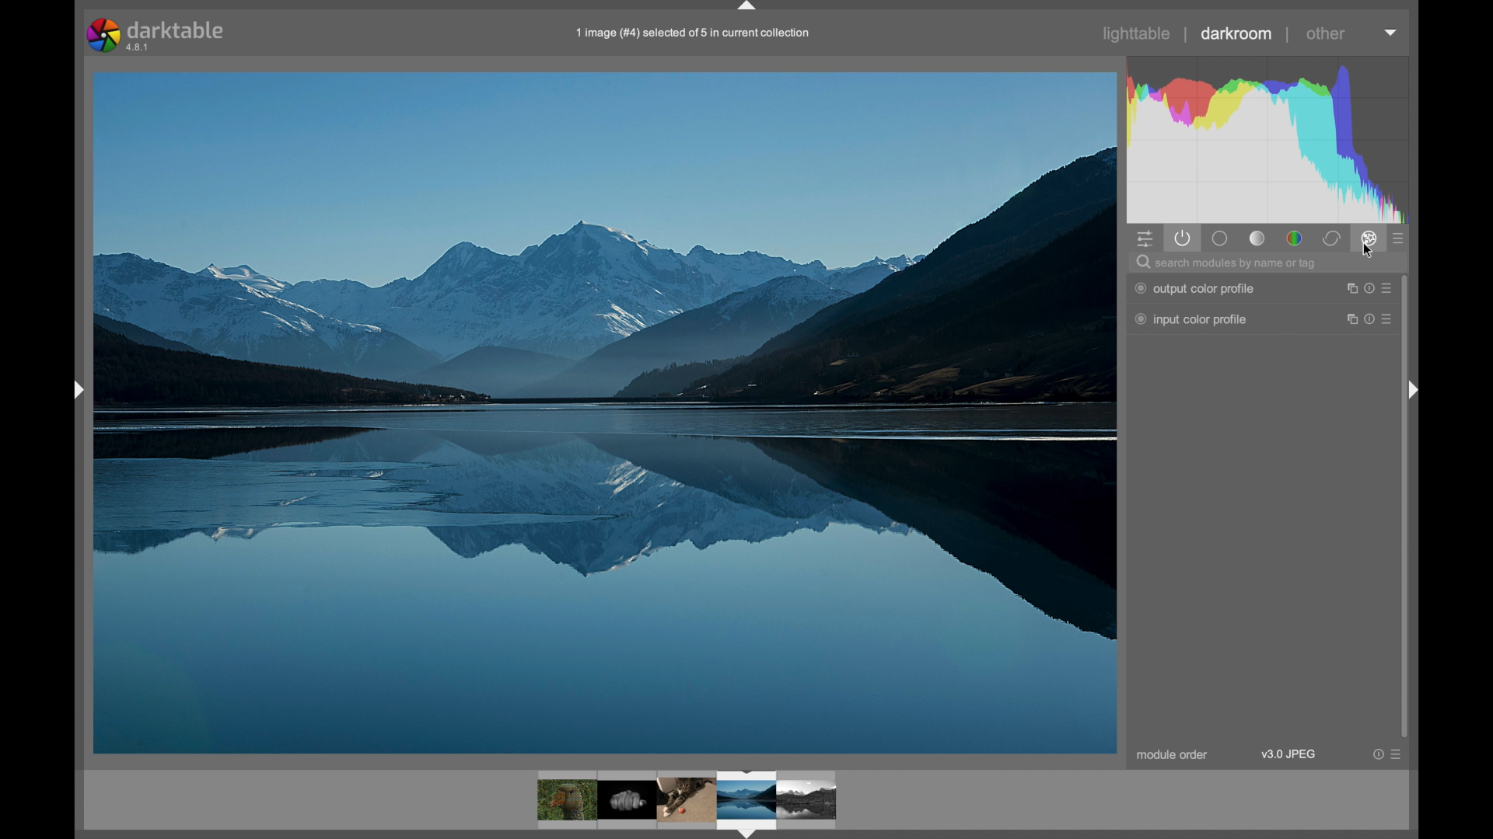  What do you see at coordinates (1138, 35) in the screenshot?
I see `lighttable` at bounding box center [1138, 35].